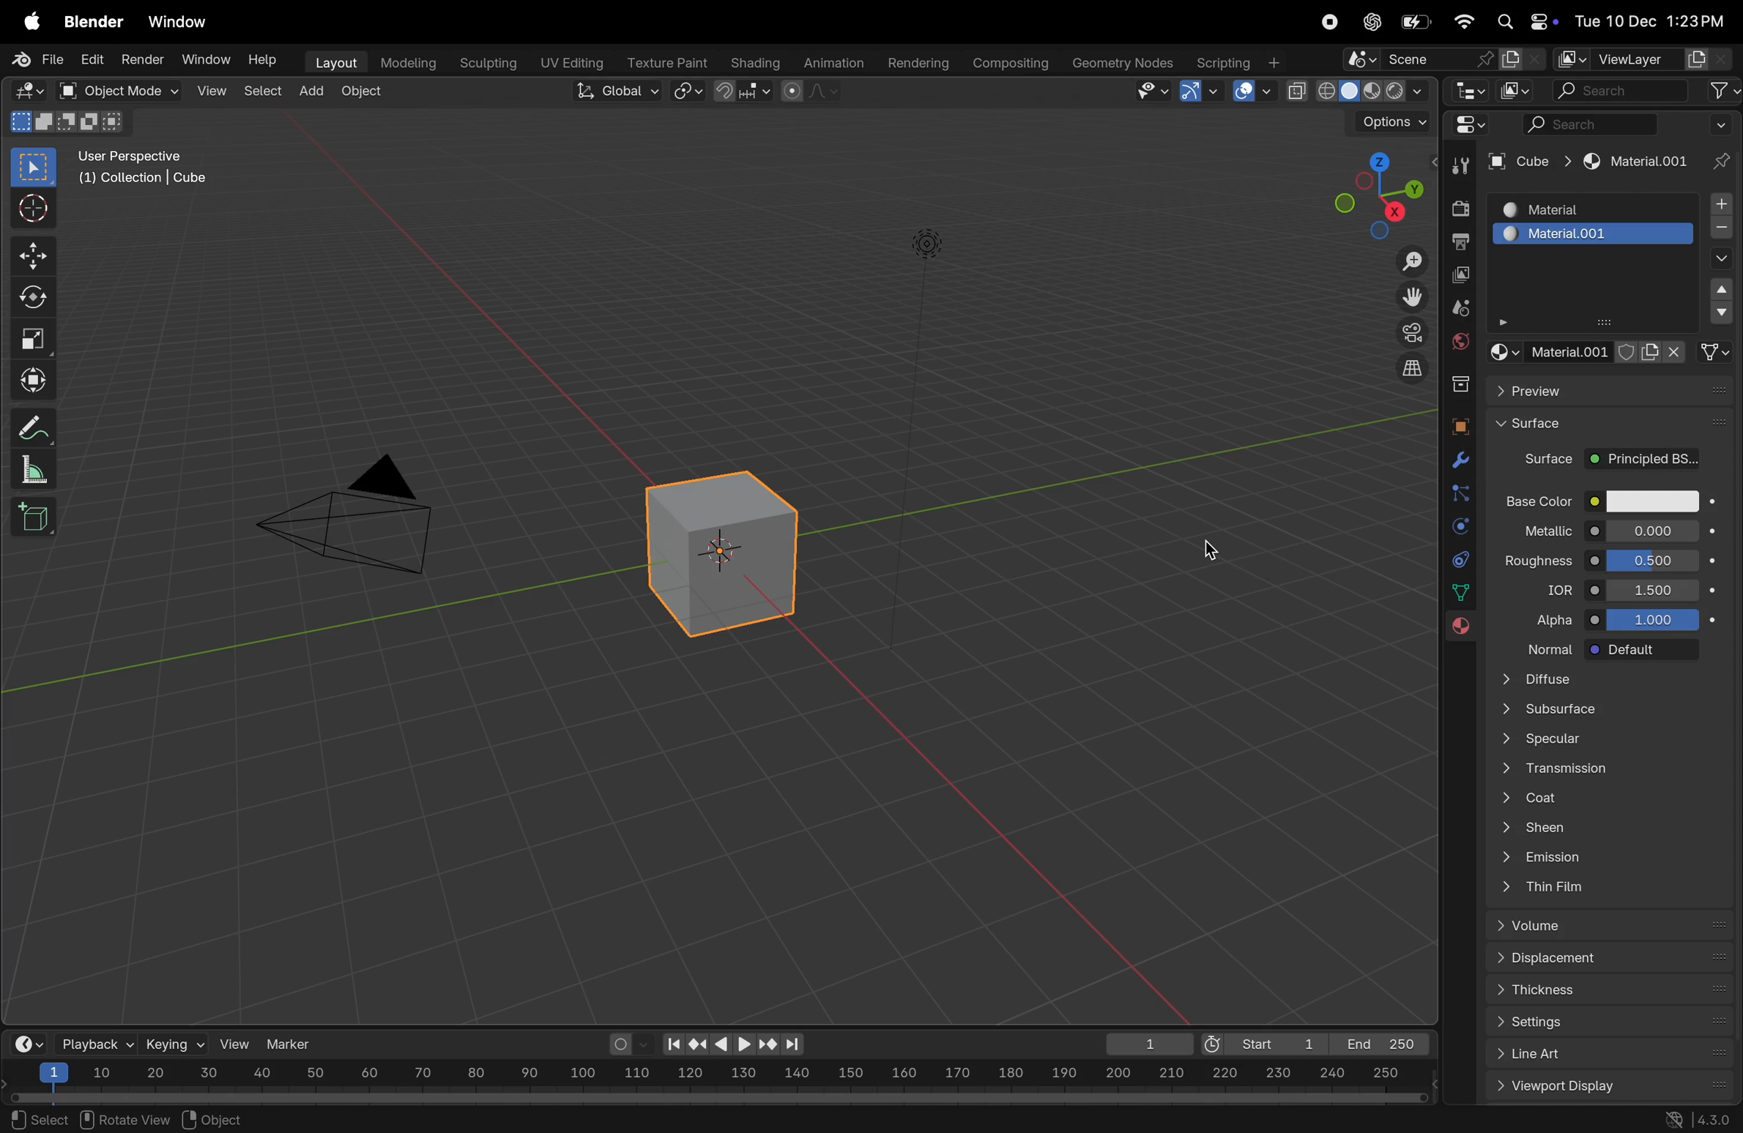  What do you see at coordinates (1202, 91) in the screenshot?
I see `show gimzo` at bounding box center [1202, 91].